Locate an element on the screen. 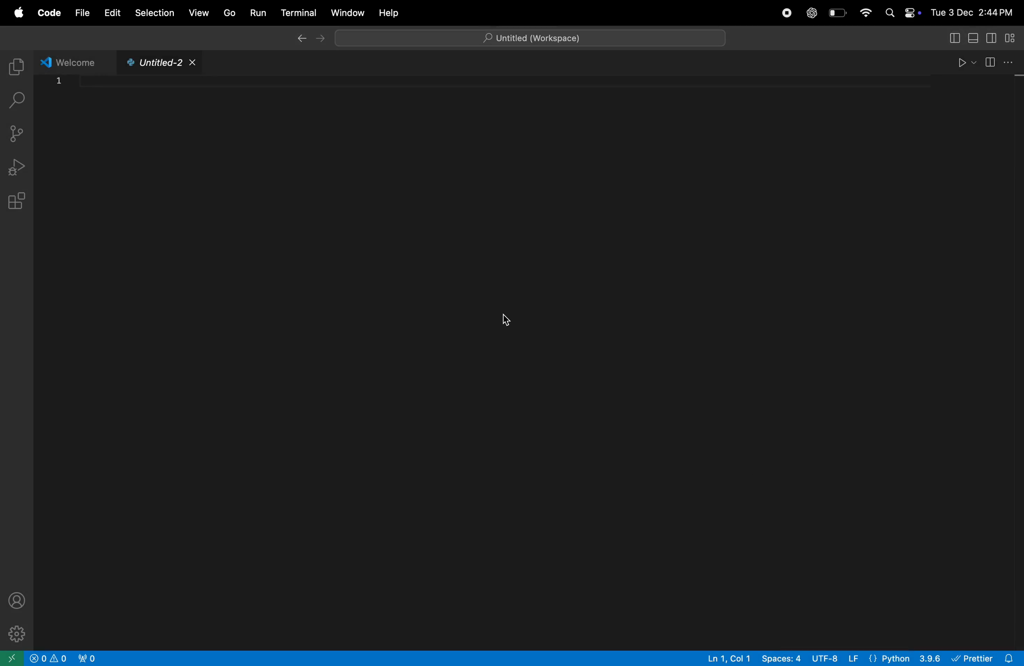 The width and height of the screenshot is (1024, 666). no problems is located at coordinates (49, 658).